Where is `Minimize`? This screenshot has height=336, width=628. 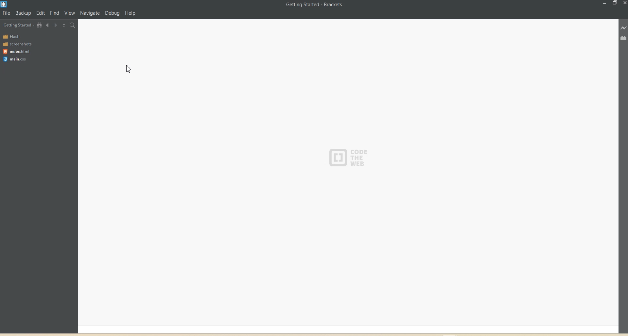
Minimize is located at coordinates (605, 3).